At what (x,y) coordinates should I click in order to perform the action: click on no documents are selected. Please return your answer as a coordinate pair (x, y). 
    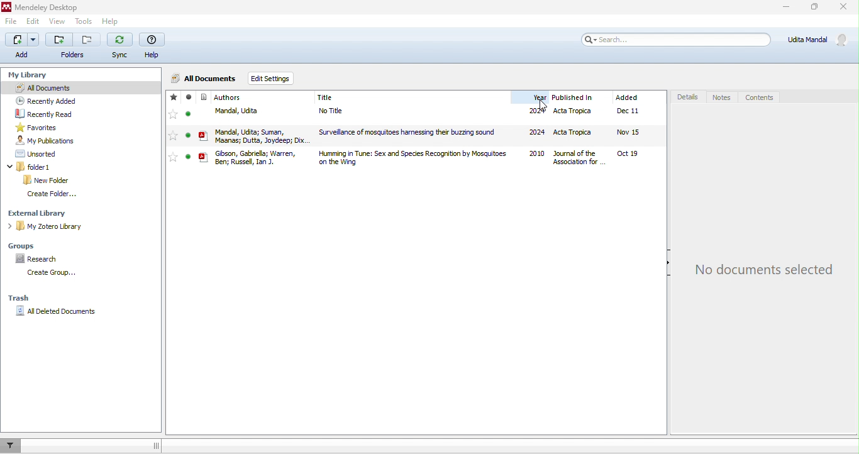
    Looking at the image, I should click on (760, 269).